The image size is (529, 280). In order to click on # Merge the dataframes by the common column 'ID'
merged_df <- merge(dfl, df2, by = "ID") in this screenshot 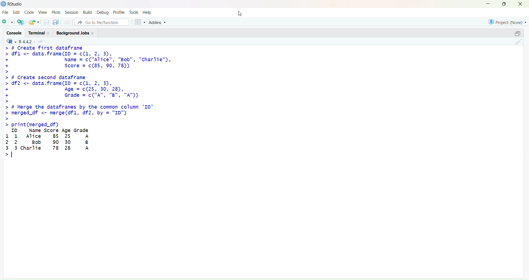, I will do `click(78, 112)`.